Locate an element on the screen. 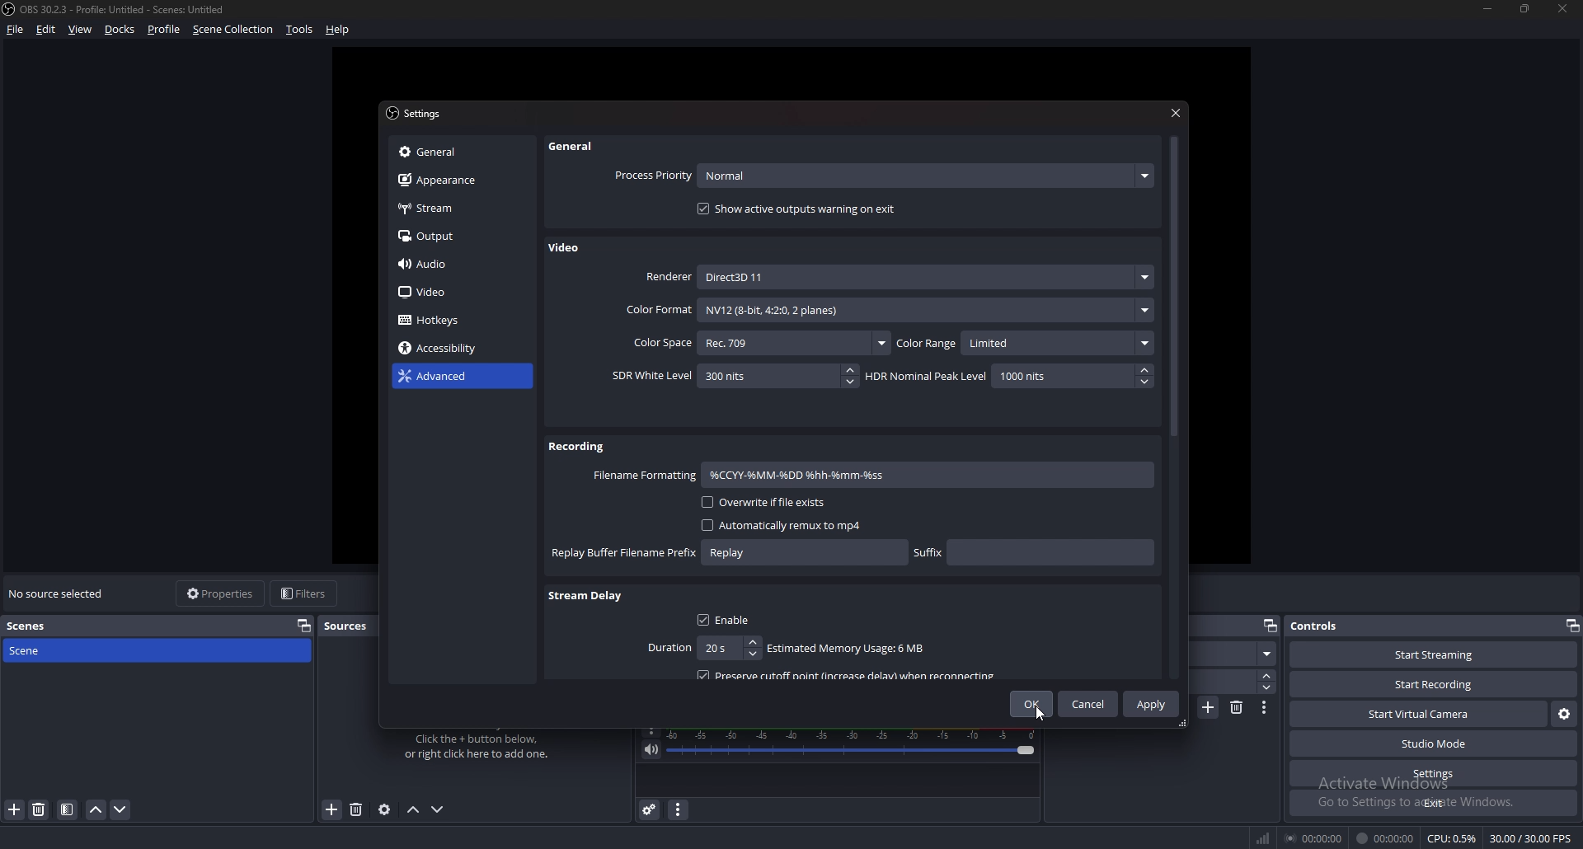  Accessibility is located at coordinates (447, 349).